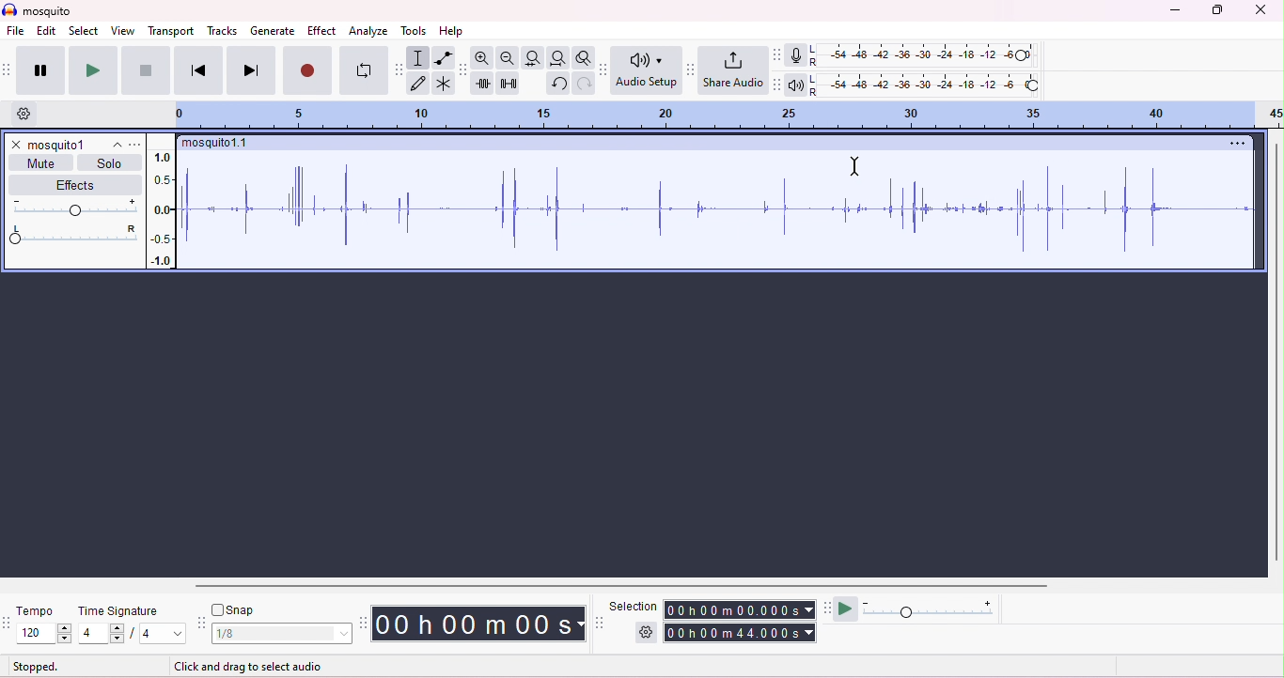 This screenshot has width=1284, height=678. Describe the element at coordinates (690, 69) in the screenshot. I see `share audio tool bar` at that location.